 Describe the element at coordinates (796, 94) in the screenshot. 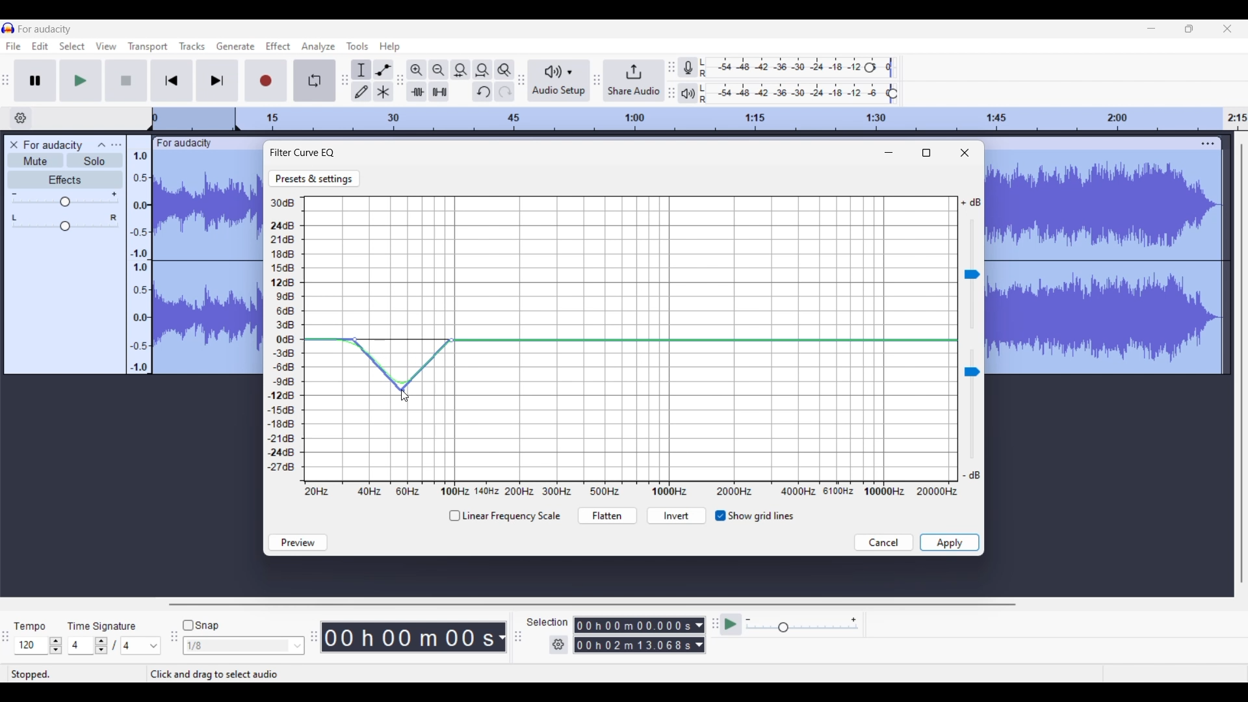

I see `Playback level` at that location.